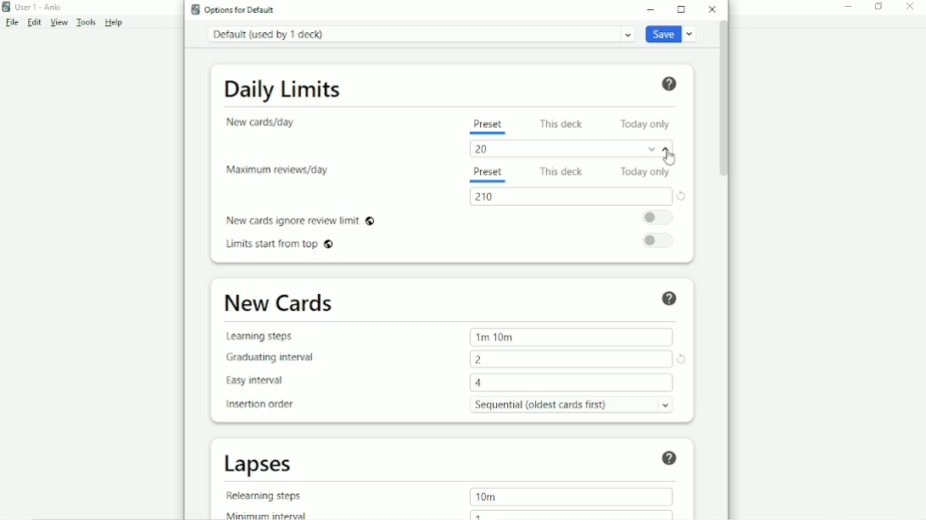 Image resolution: width=926 pixels, height=520 pixels. I want to click on Today only, so click(644, 124).